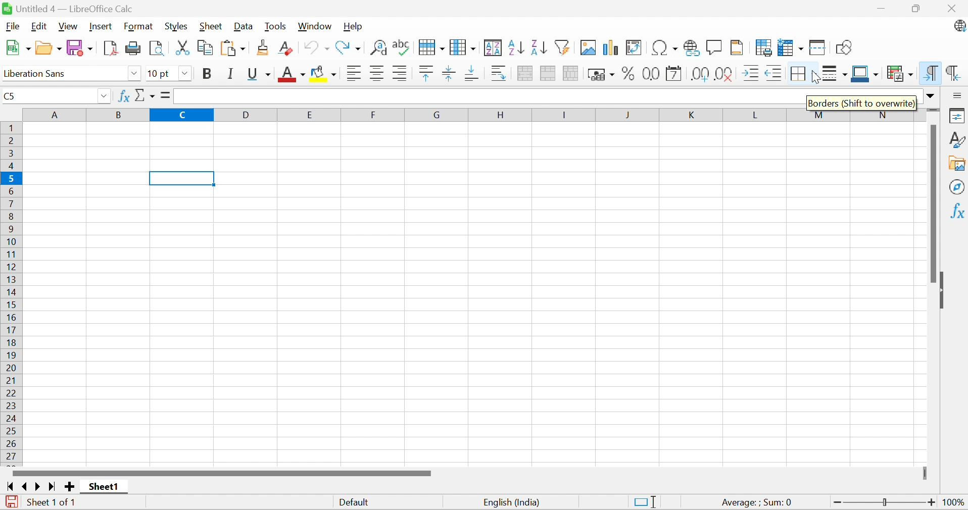  I want to click on Sort, so click(494, 48).